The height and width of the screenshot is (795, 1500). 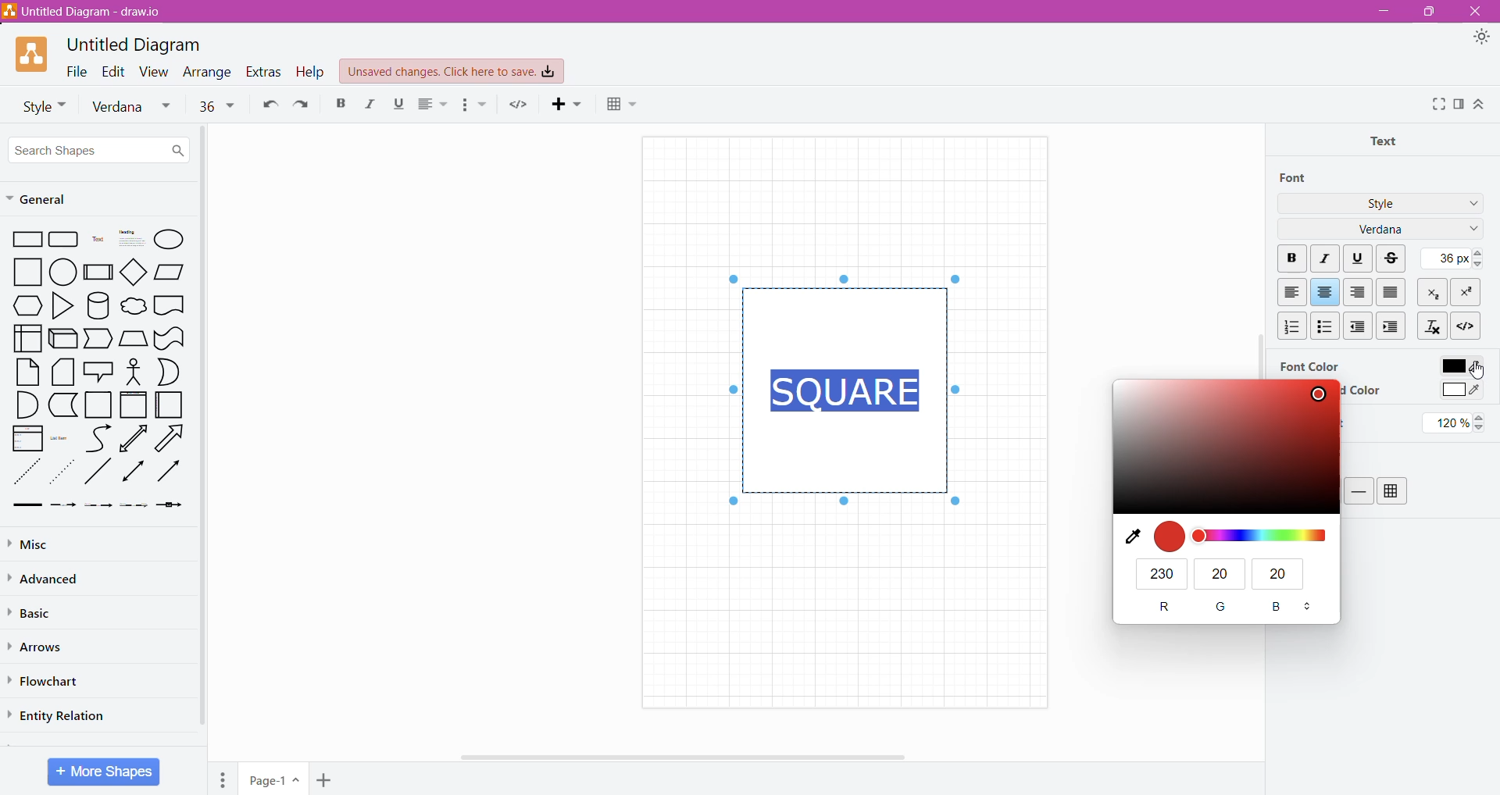 I want to click on Table, so click(x=1392, y=491).